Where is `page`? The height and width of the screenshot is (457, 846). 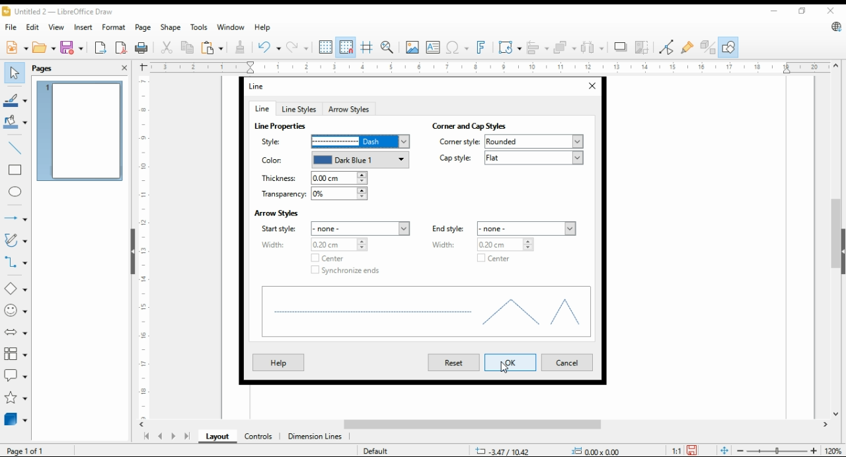 page is located at coordinates (145, 27).